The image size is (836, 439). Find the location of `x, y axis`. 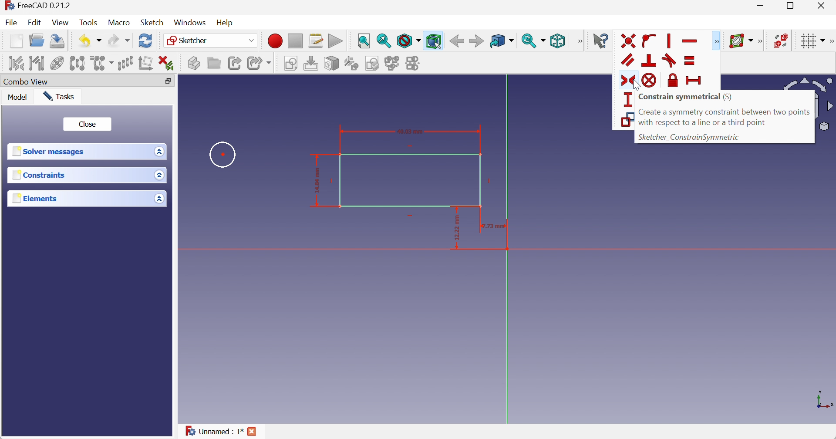

x, y axis is located at coordinates (823, 398).